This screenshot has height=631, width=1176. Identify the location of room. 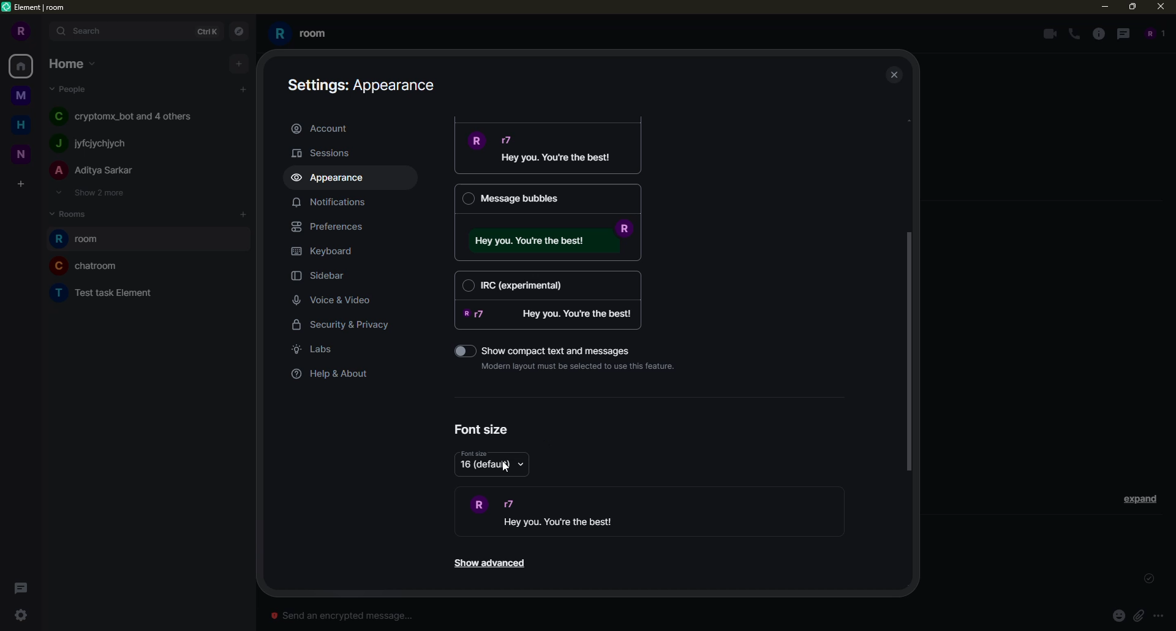
(81, 240).